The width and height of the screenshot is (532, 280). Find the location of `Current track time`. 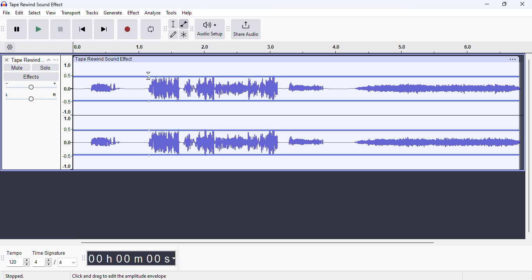

Current track time is located at coordinates (128, 258).